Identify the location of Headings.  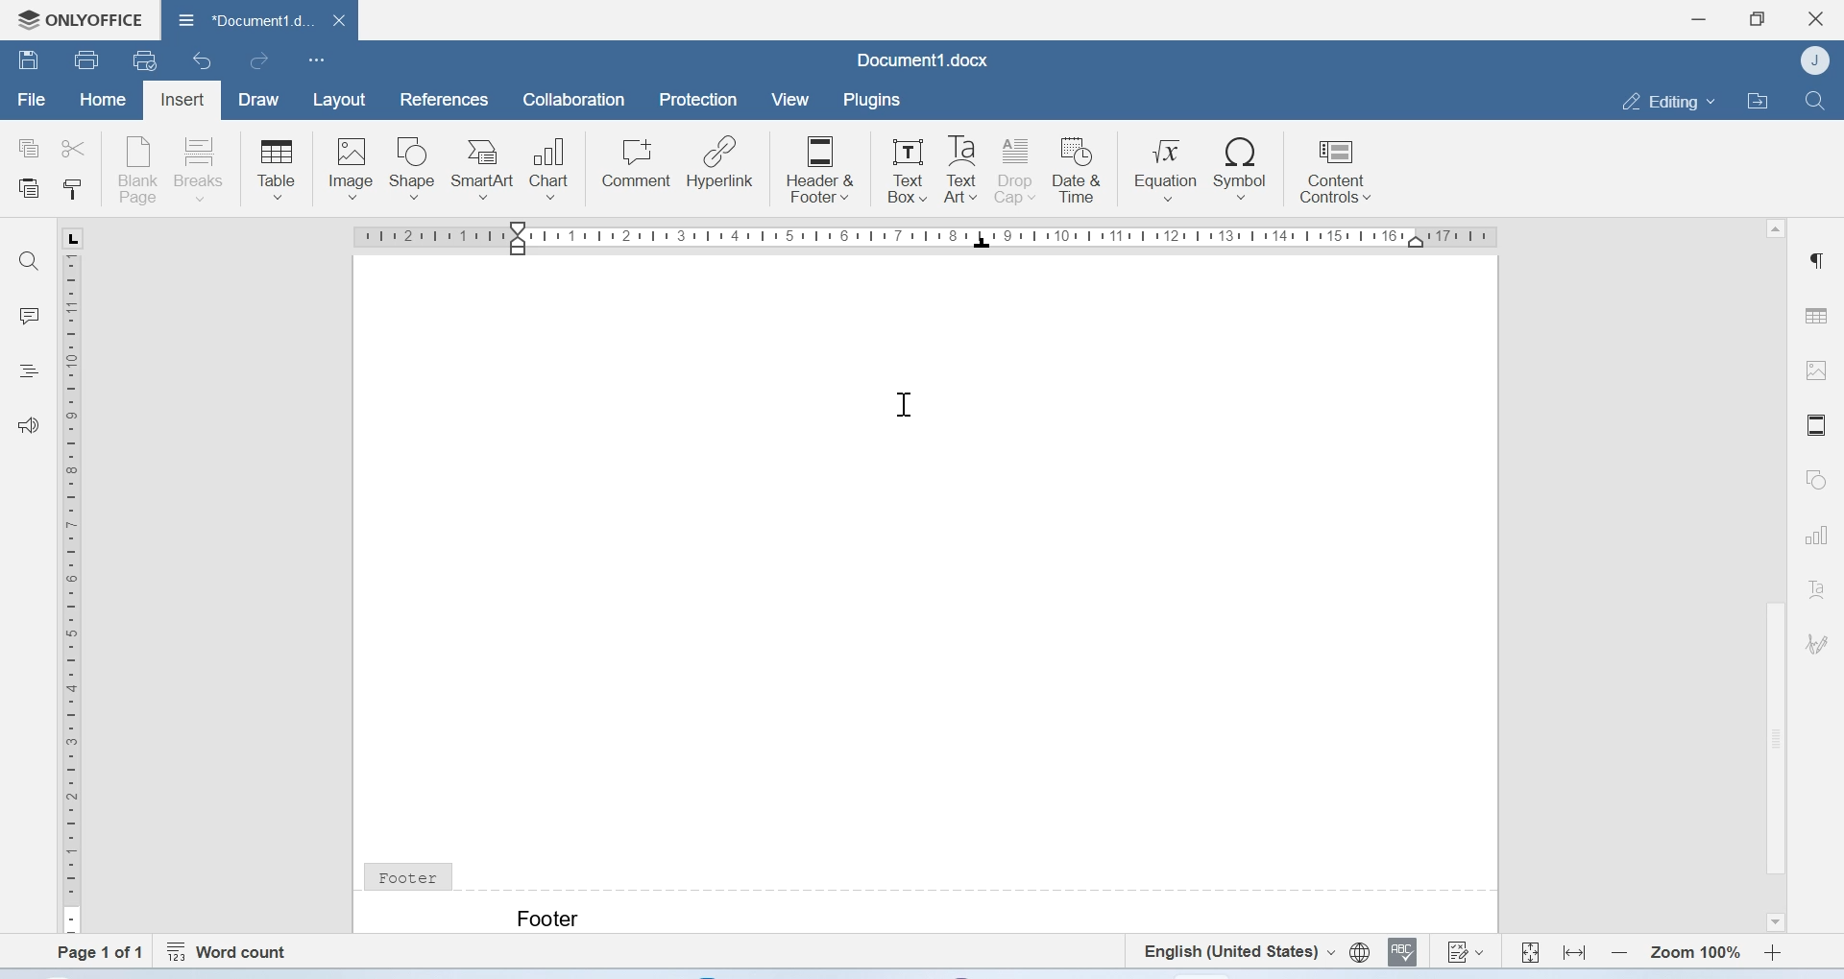
(32, 370).